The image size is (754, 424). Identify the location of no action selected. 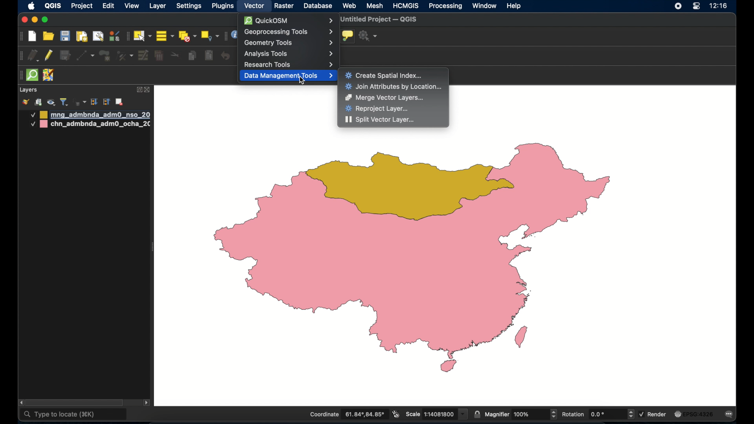
(368, 36).